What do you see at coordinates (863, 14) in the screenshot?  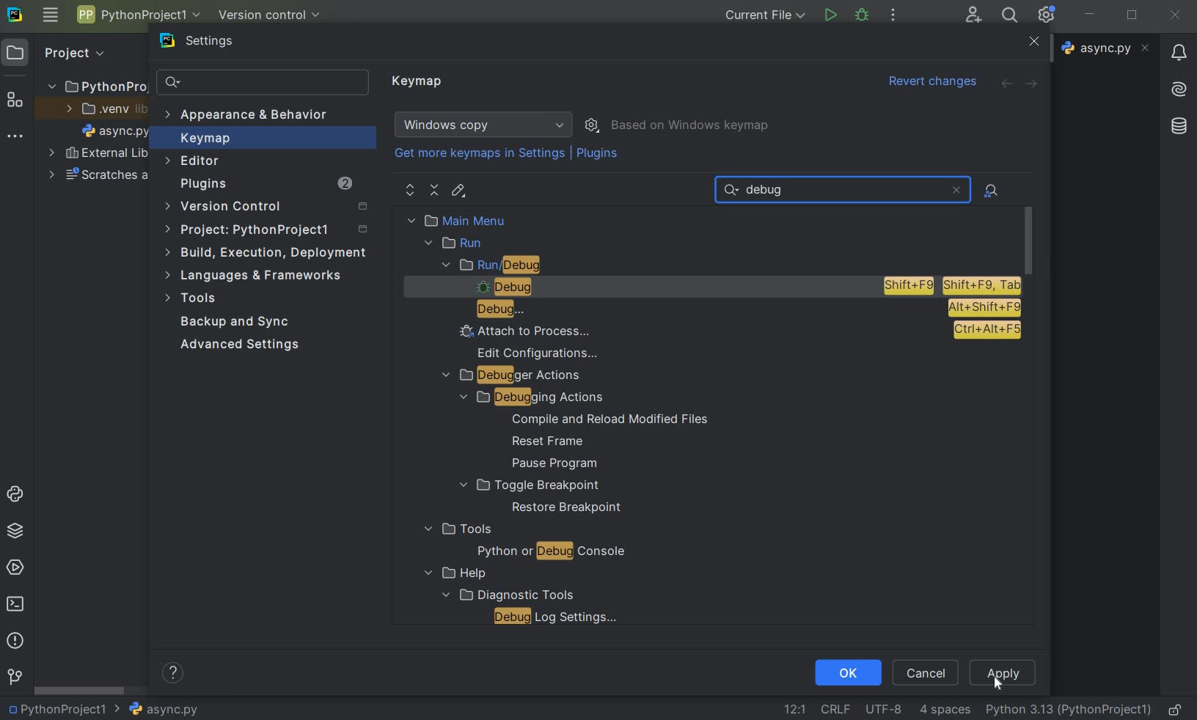 I see `debug` at bounding box center [863, 14].